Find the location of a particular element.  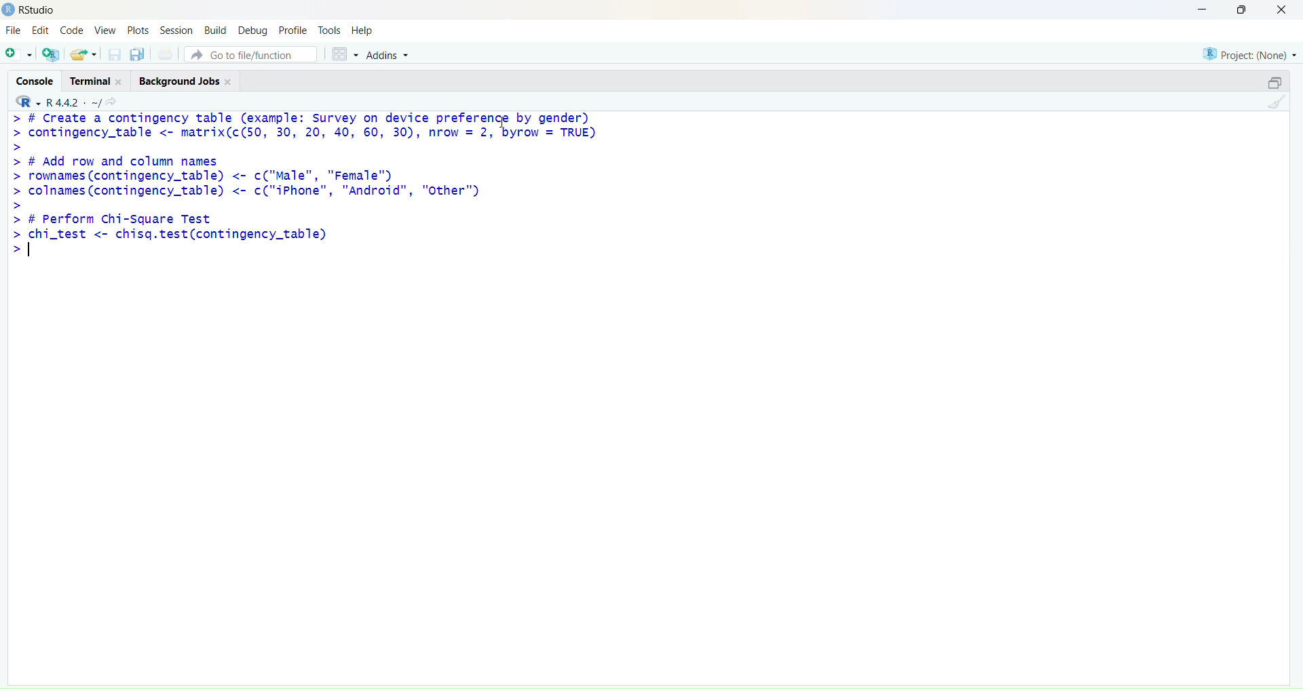

print is located at coordinates (165, 53).